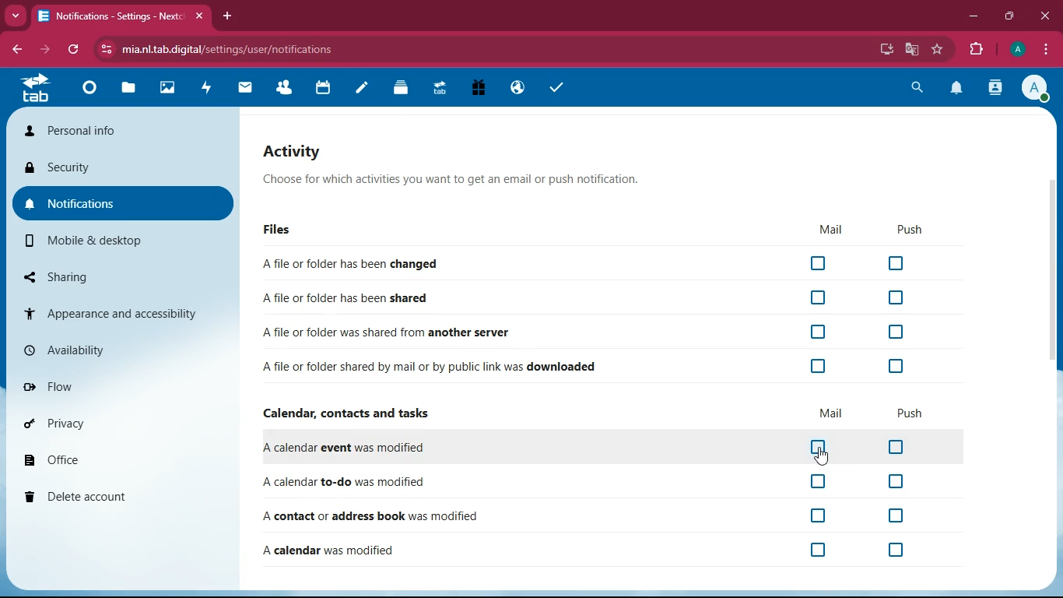 The image size is (1063, 598). What do you see at coordinates (125, 130) in the screenshot?
I see `personal info` at bounding box center [125, 130].